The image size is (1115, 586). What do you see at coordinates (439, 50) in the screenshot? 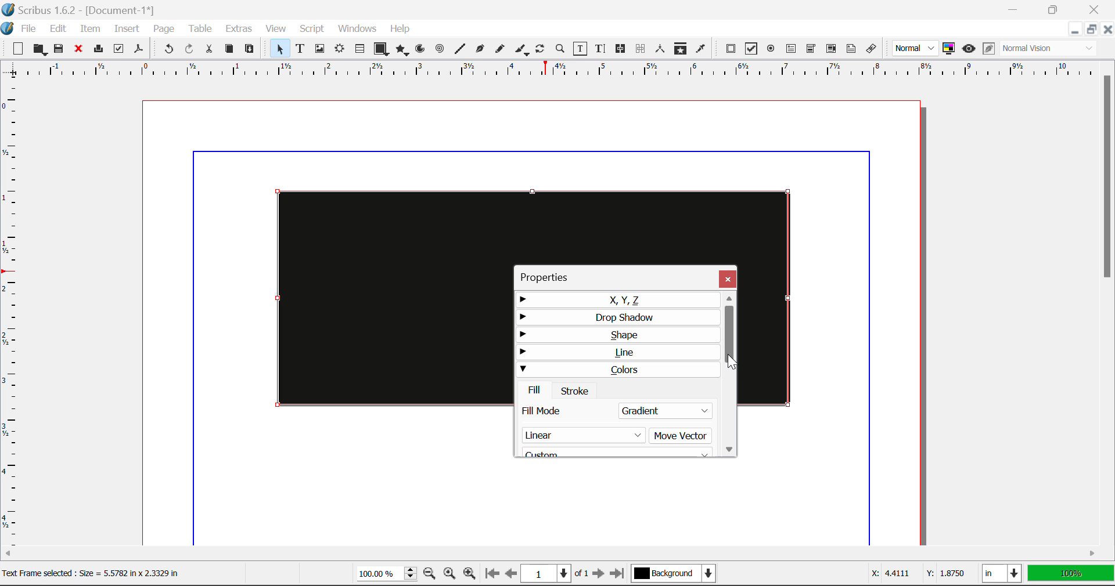
I see `Spirals` at bounding box center [439, 50].